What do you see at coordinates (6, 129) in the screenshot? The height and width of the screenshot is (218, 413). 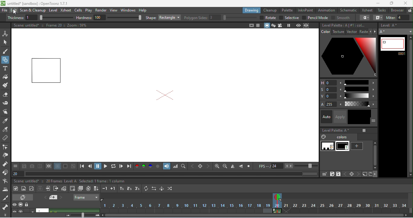 I see `RGB picker` at bounding box center [6, 129].